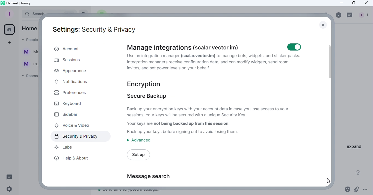 The width and height of the screenshot is (373, 195). Describe the element at coordinates (72, 82) in the screenshot. I see `Notifications` at that location.